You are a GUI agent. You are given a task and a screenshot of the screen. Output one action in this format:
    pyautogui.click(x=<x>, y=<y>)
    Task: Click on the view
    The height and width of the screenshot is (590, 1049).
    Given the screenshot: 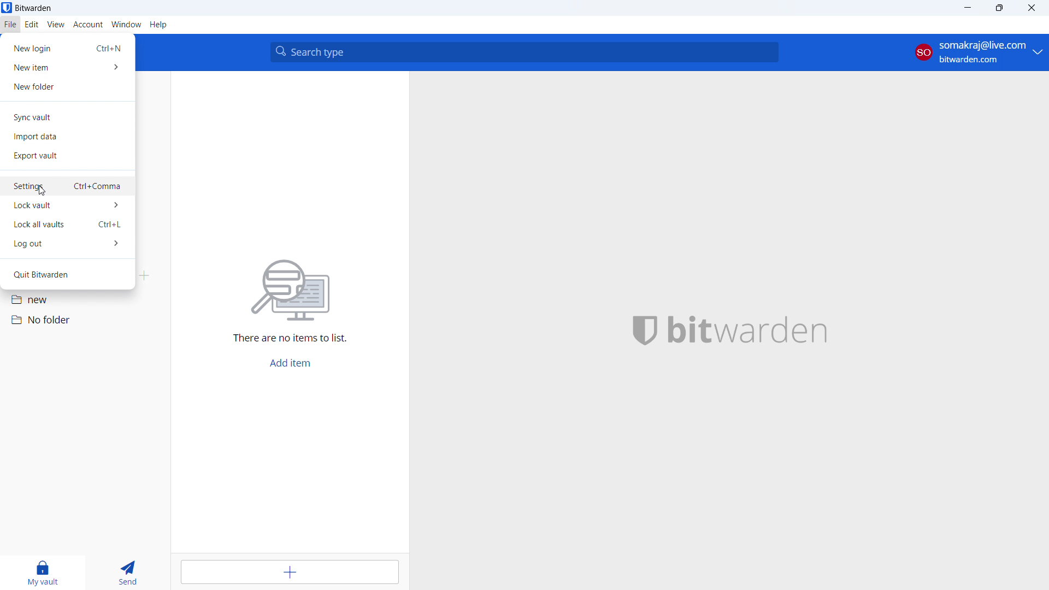 What is the action you would take?
    pyautogui.click(x=55, y=25)
    